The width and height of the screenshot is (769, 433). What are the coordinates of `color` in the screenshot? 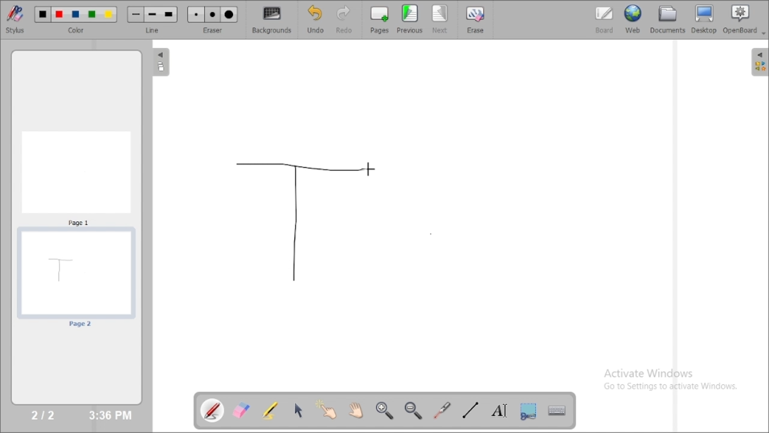 It's located at (78, 31).